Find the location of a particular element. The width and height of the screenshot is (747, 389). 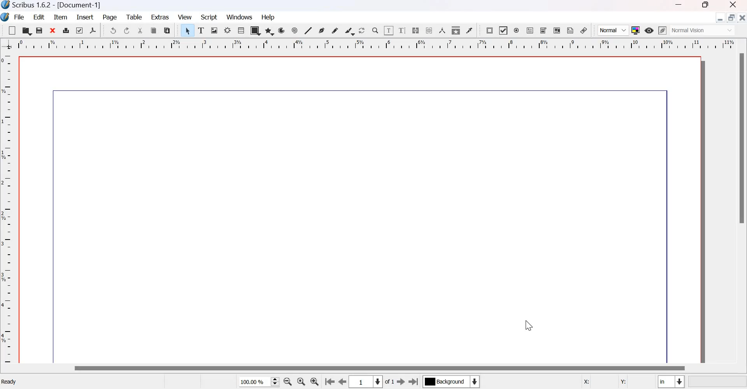

line is located at coordinates (309, 30).